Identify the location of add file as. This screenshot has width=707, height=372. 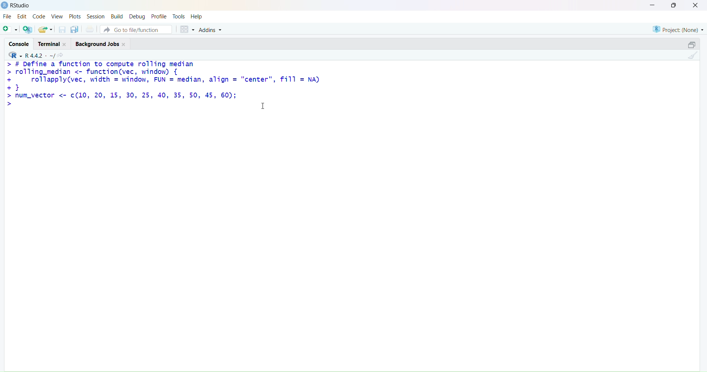
(10, 29).